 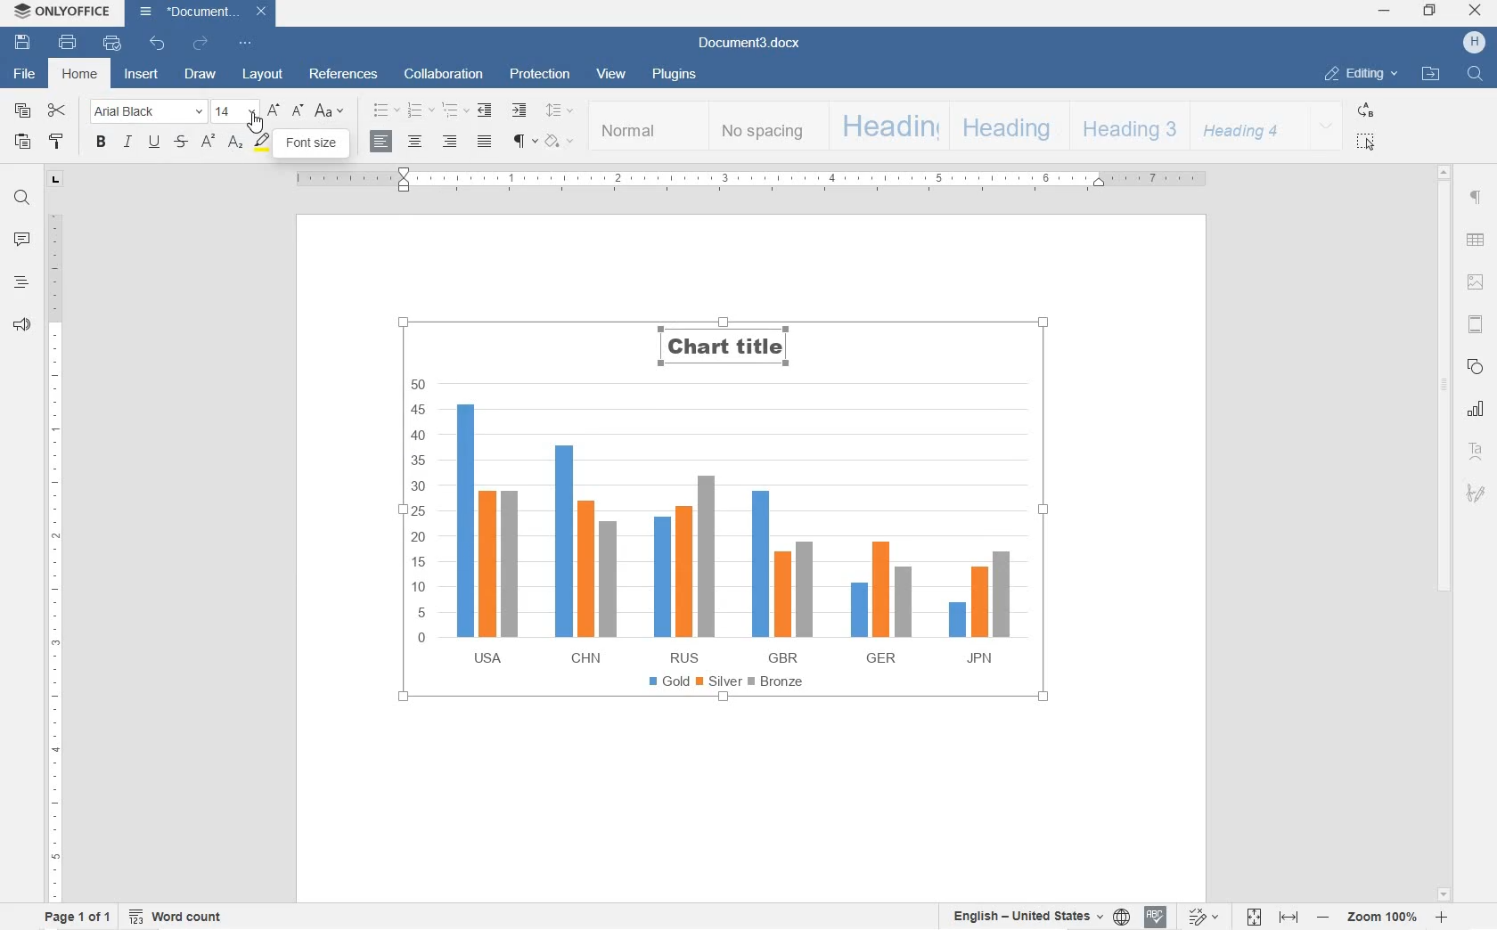 I want to click on PAGE 1 OF 1, so click(x=79, y=918).